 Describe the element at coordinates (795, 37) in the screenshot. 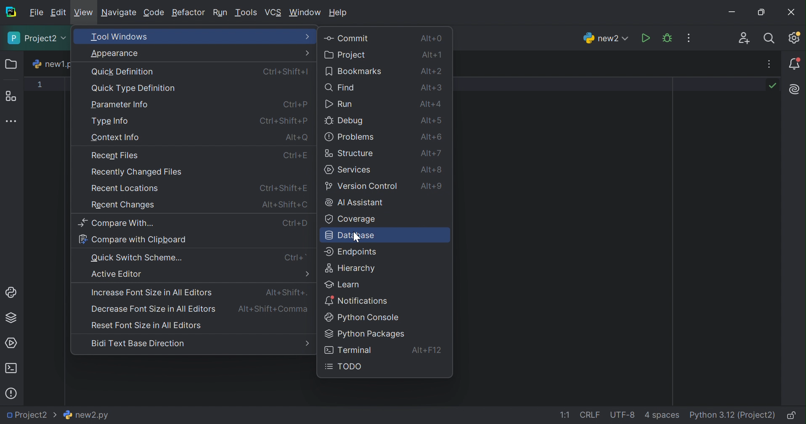

I see `Updates available. IDE and Project Settings` at that location.